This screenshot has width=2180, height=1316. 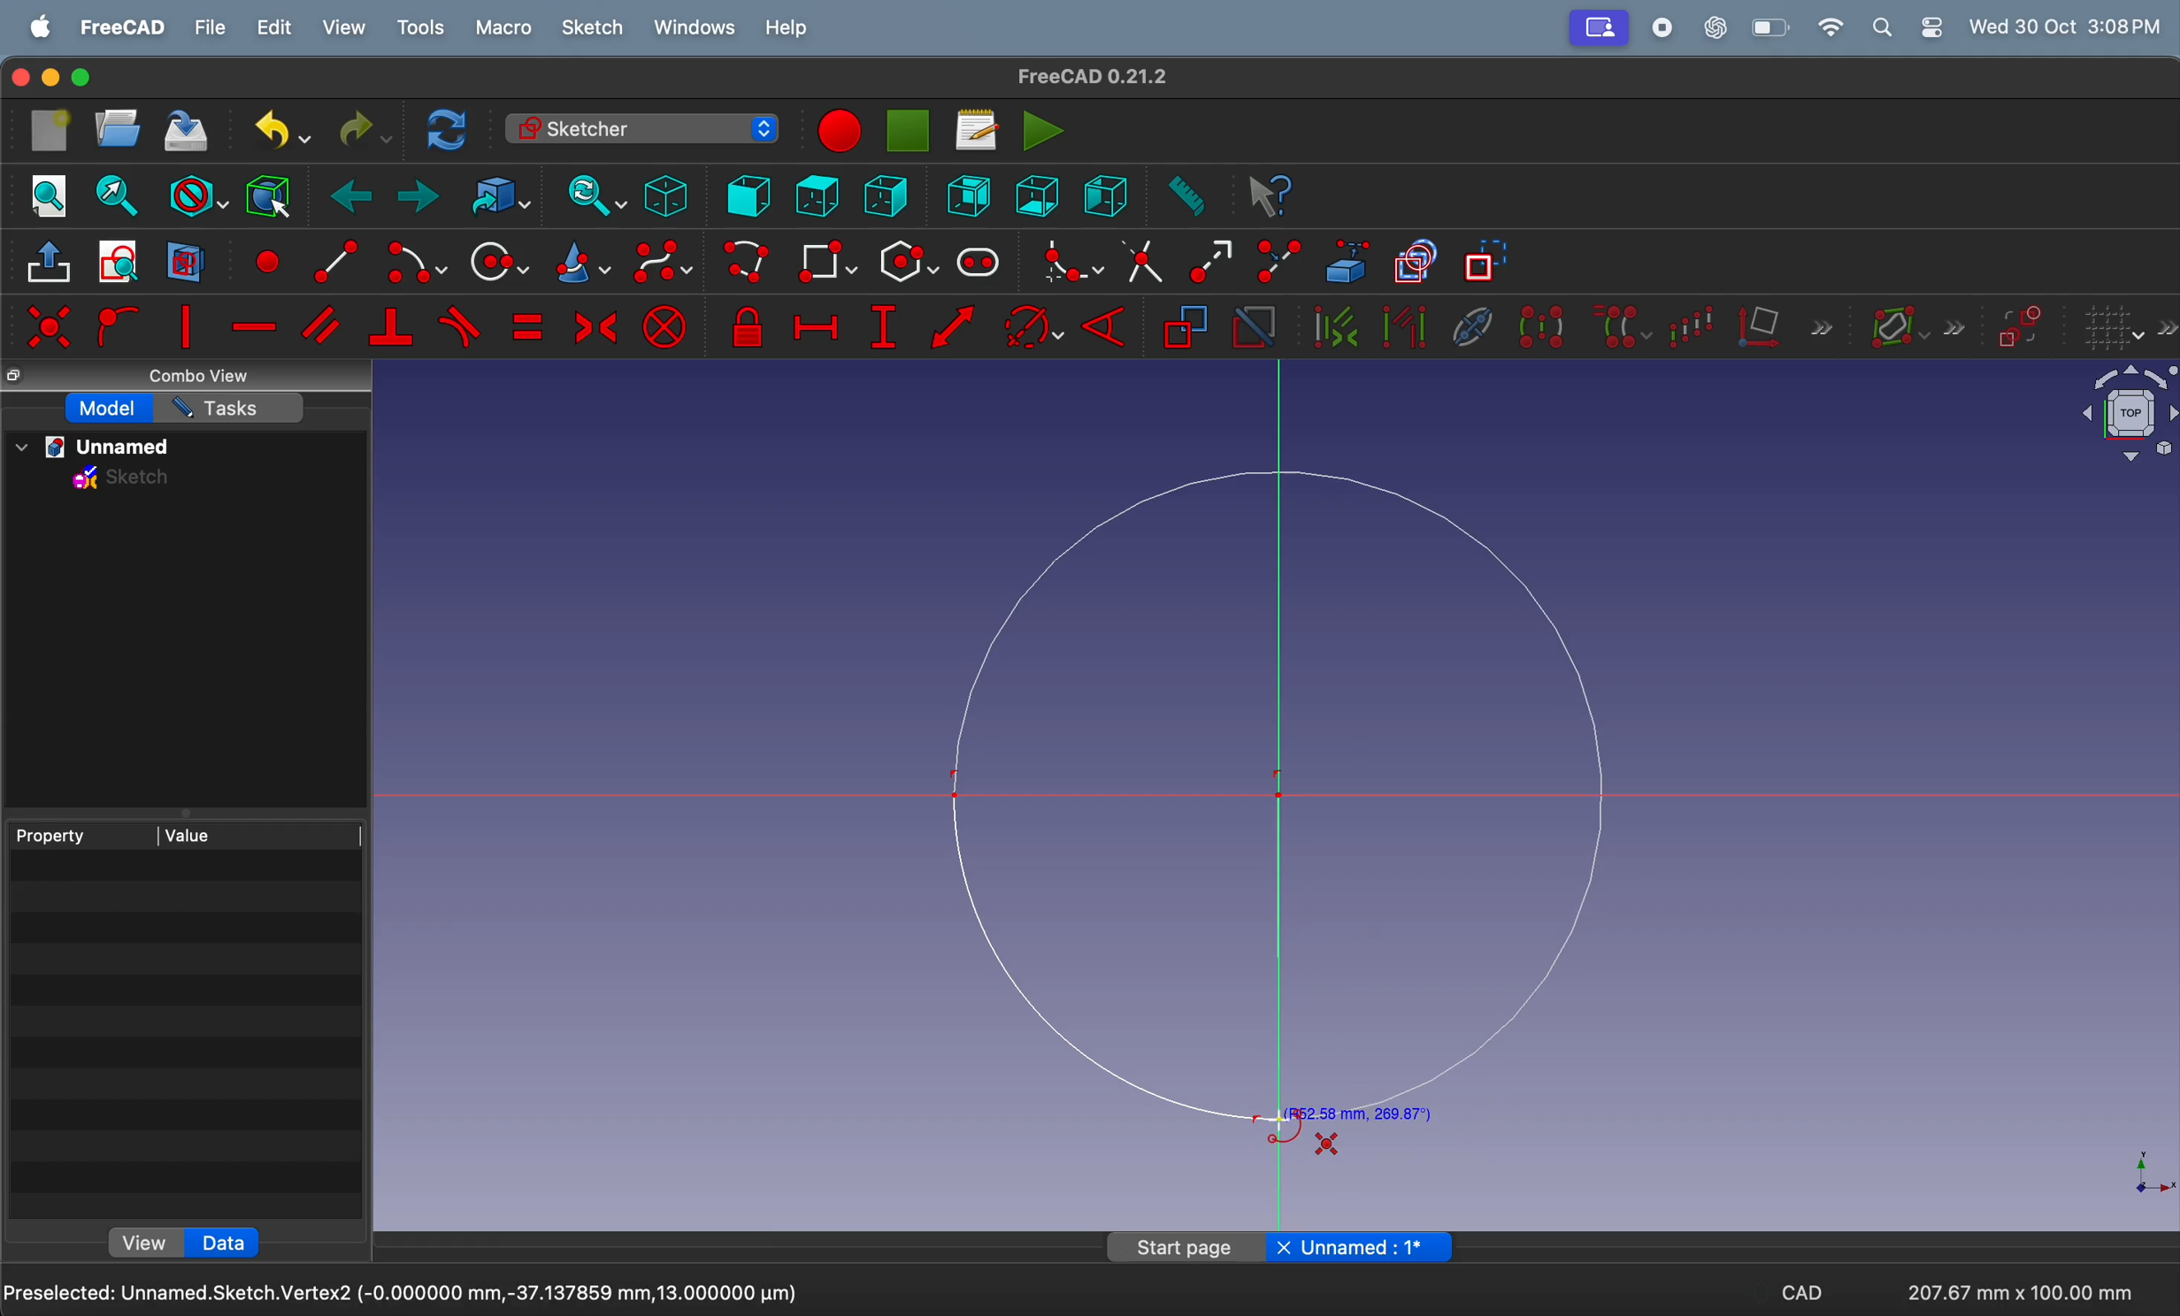 What do you see at coordinates (123, 28) in the screenshot?
I see `freeCad` at bounding box center [123, 28].